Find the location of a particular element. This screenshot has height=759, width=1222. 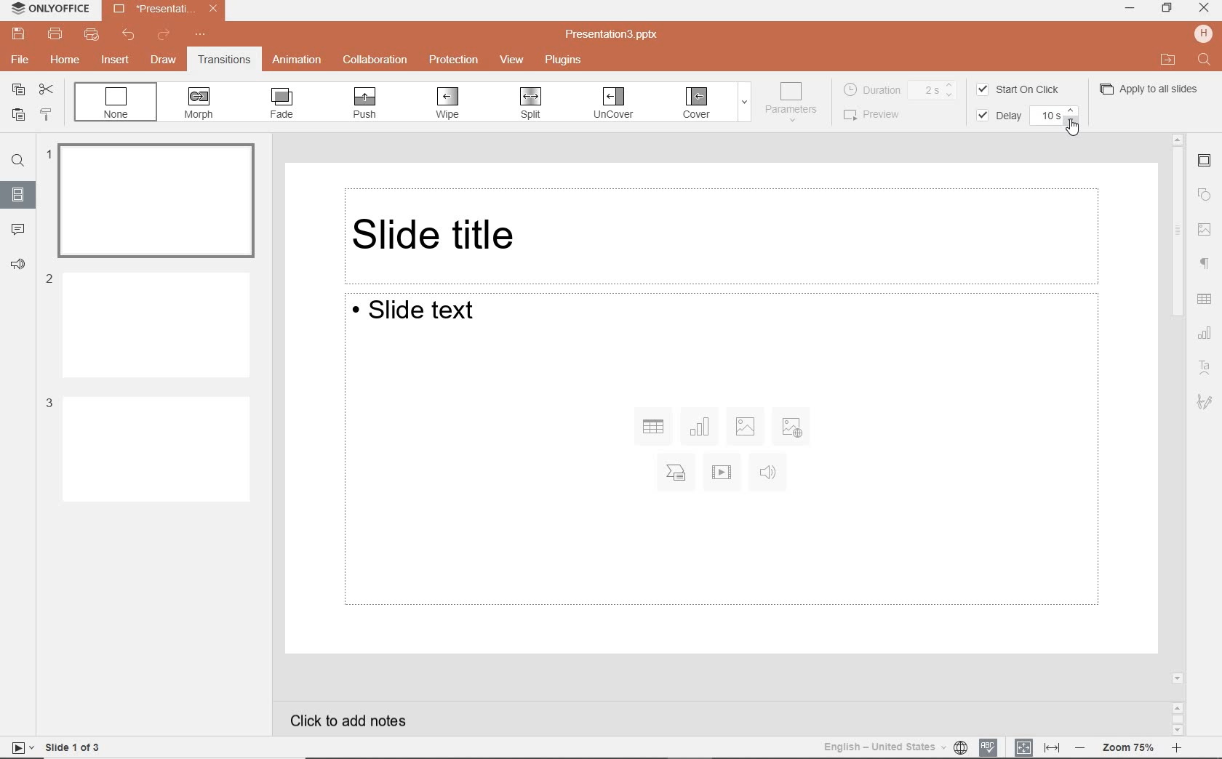

SPLIT is located at coordinates (529, 104).